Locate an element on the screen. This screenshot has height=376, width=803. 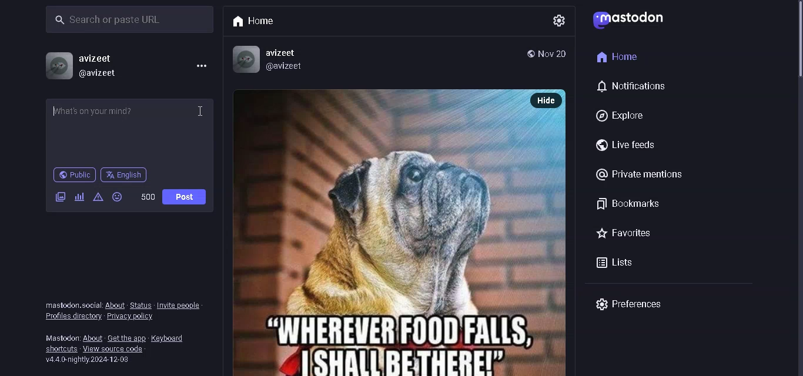
explore is located at coordinates (625, 113).